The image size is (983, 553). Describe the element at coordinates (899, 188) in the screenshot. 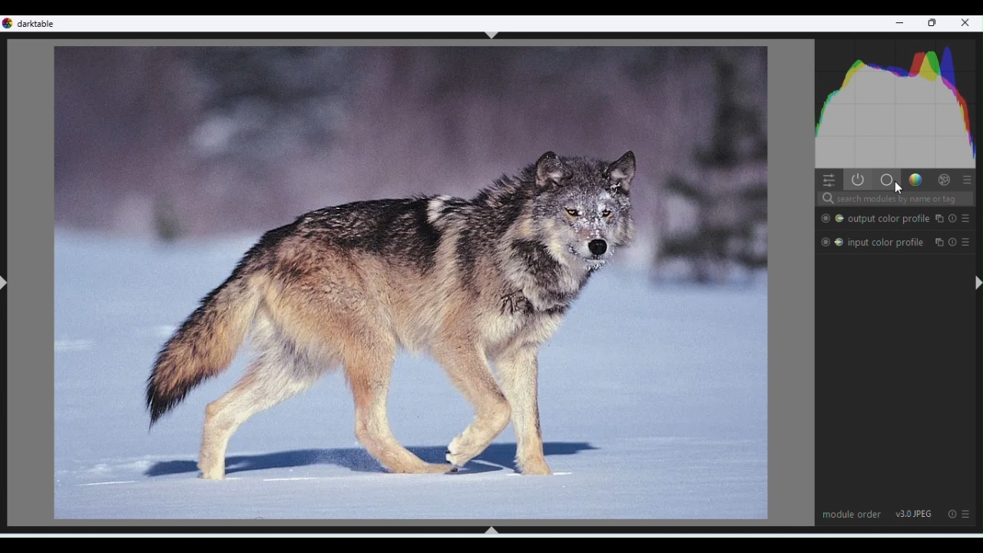

I see `cursor` at that location.